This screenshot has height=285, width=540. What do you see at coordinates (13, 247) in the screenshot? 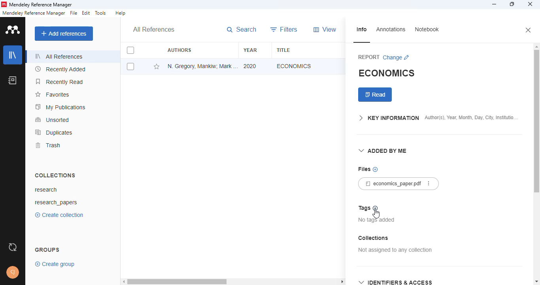
I see `sync` at bounding box center [13, 247].